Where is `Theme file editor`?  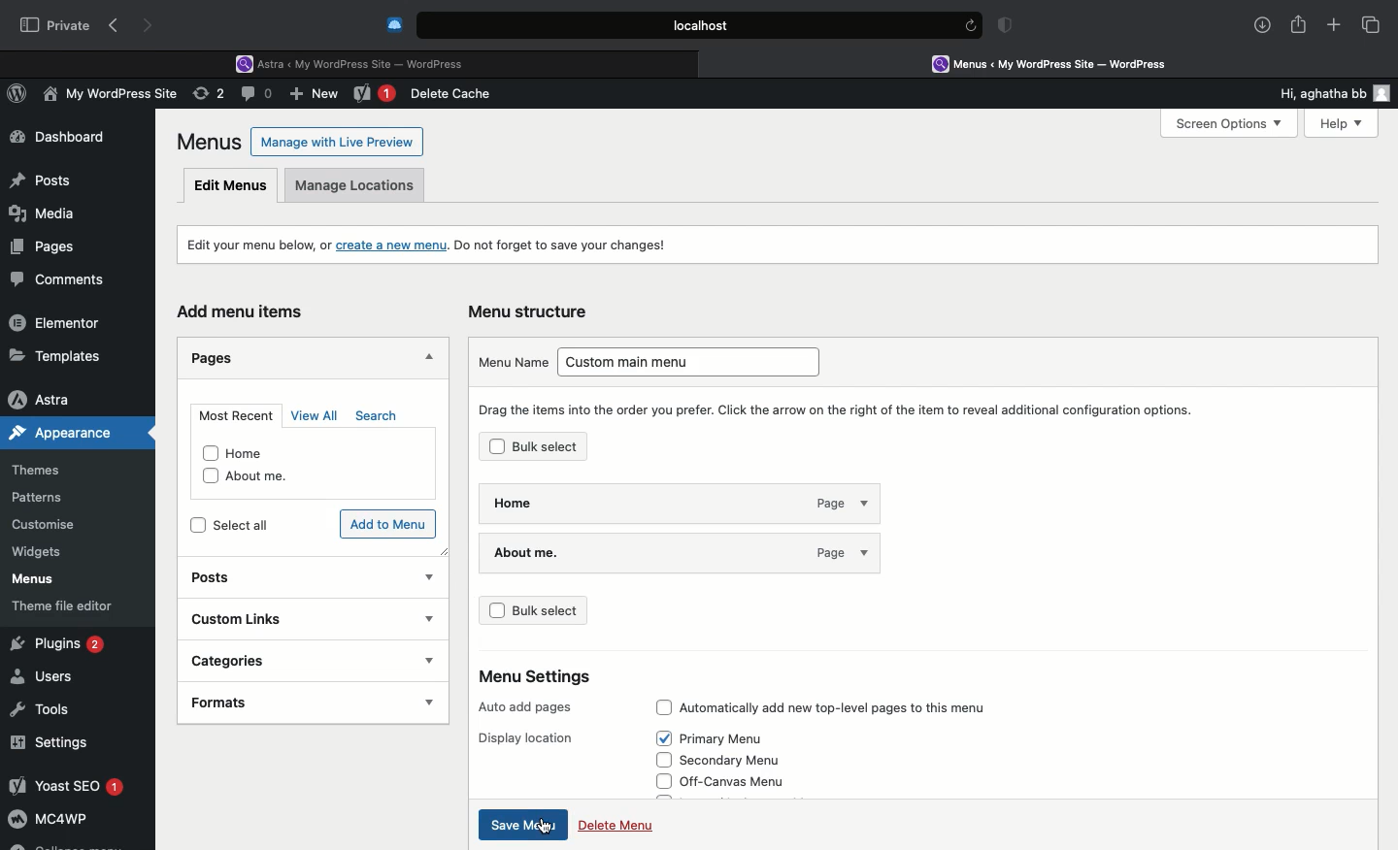 Theme file editor is located at coordinates (70, 605).